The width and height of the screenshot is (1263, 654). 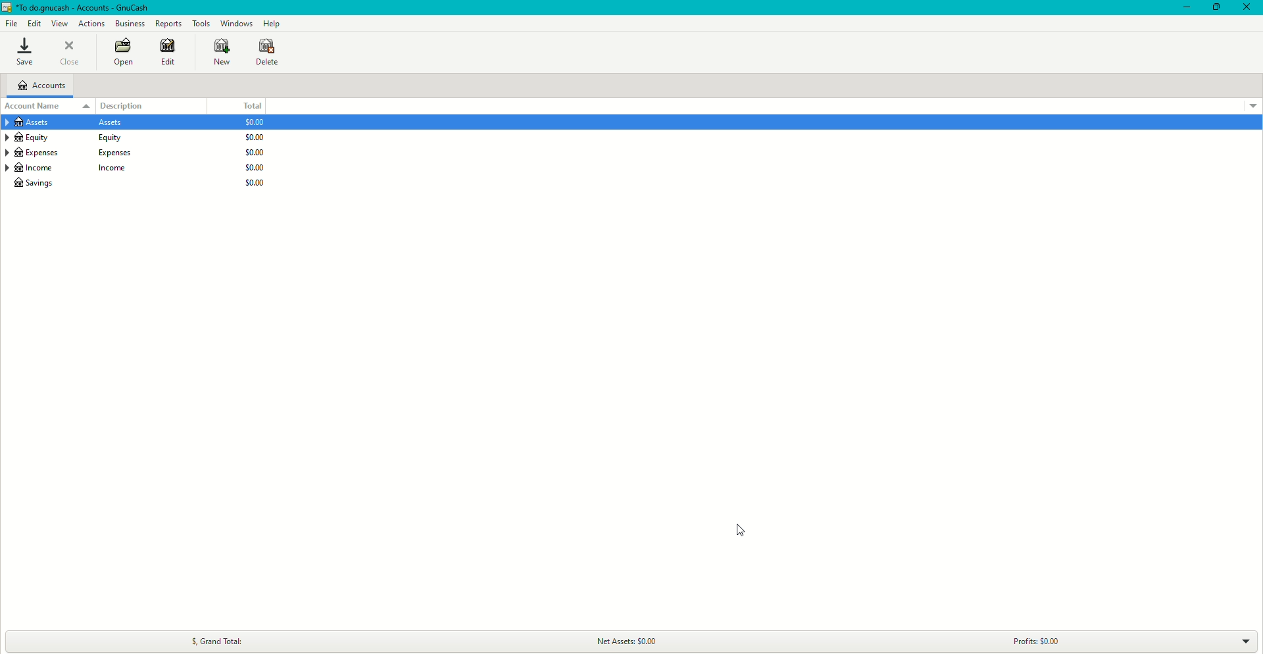 What do you see at coordinates (45, 87) in the screenshot?
I see `Accounts` at bounding box center [45, 87].